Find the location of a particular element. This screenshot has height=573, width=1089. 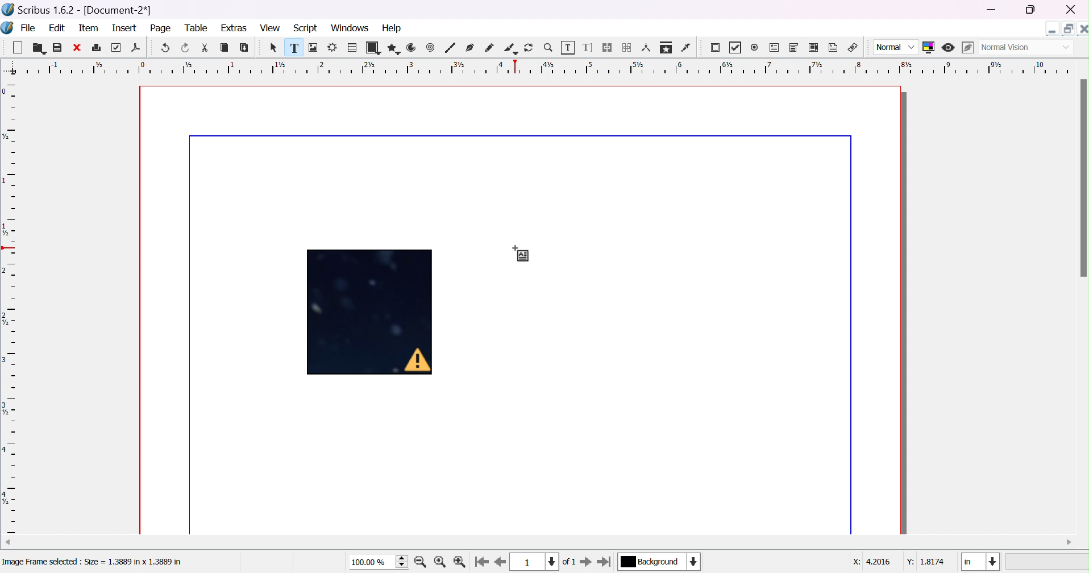

rotate item is located at coordinates (530, 47).